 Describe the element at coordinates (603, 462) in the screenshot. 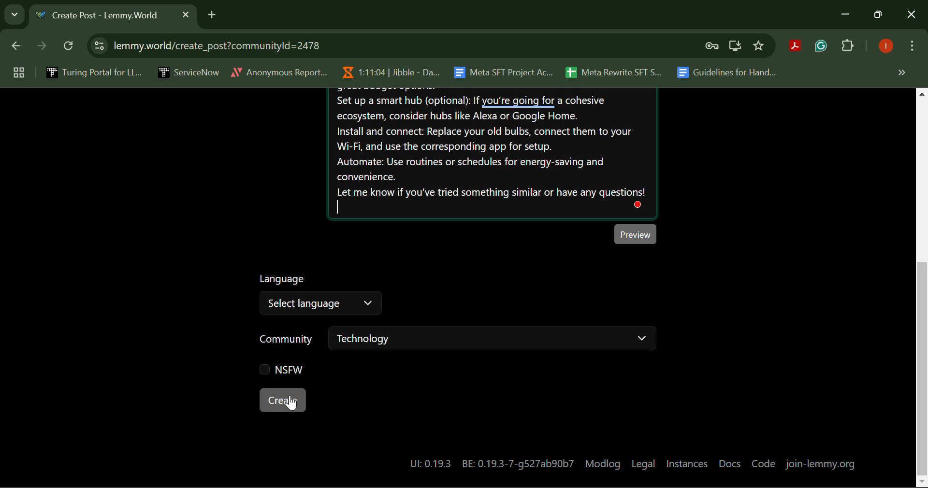

I see `Modlog` at that location.